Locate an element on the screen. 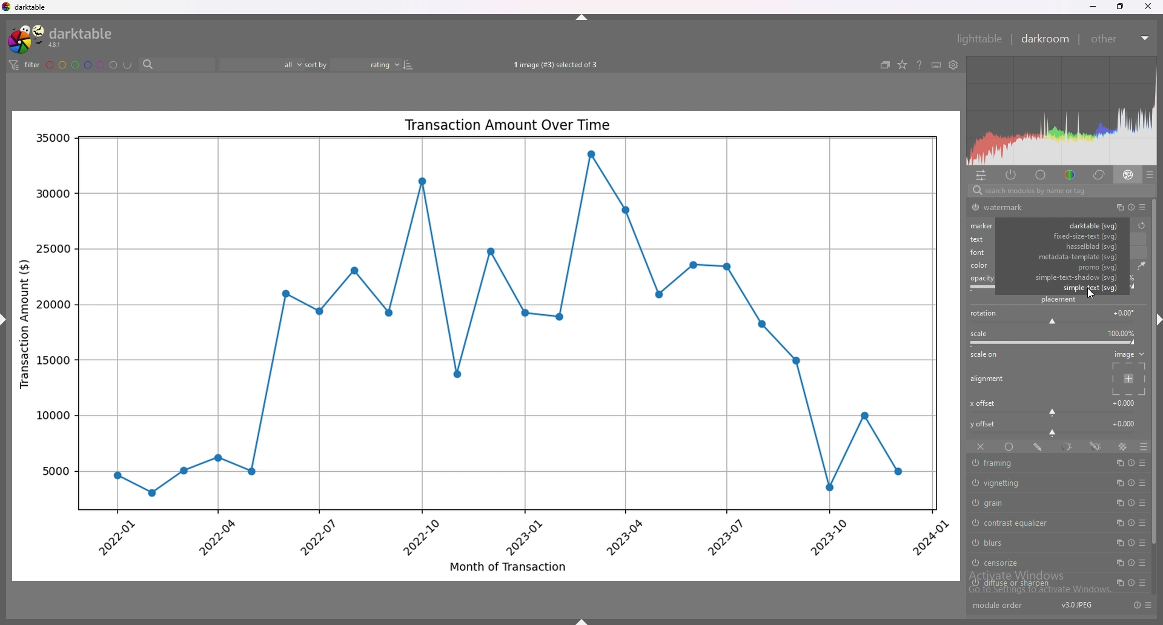  create grouped images is located at coordinates (886, 65).